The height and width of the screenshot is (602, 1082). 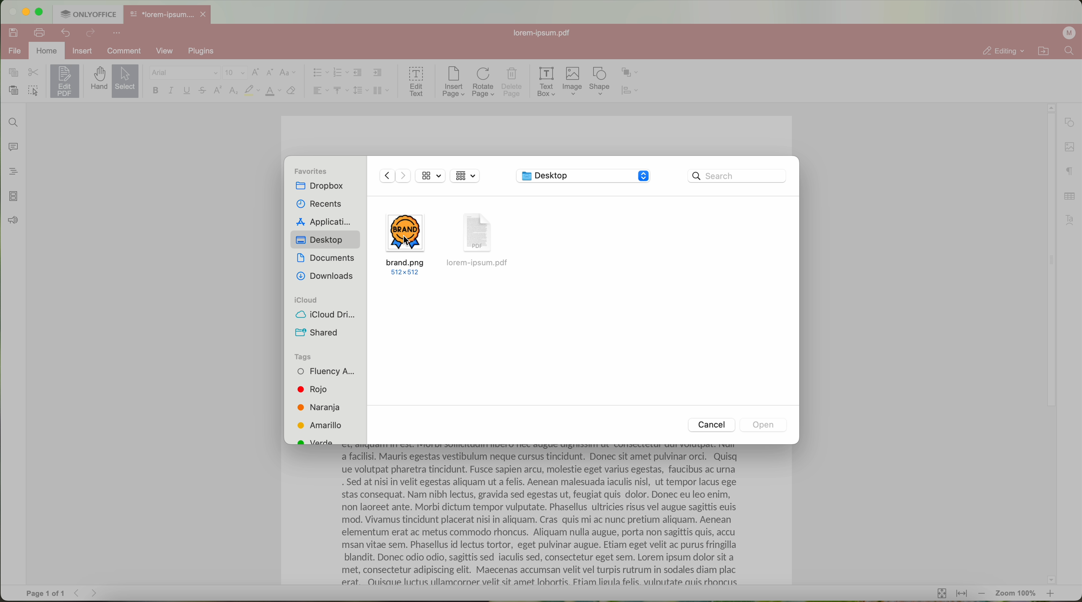 I want to click on decrement font size, so click(x=270, y=73).